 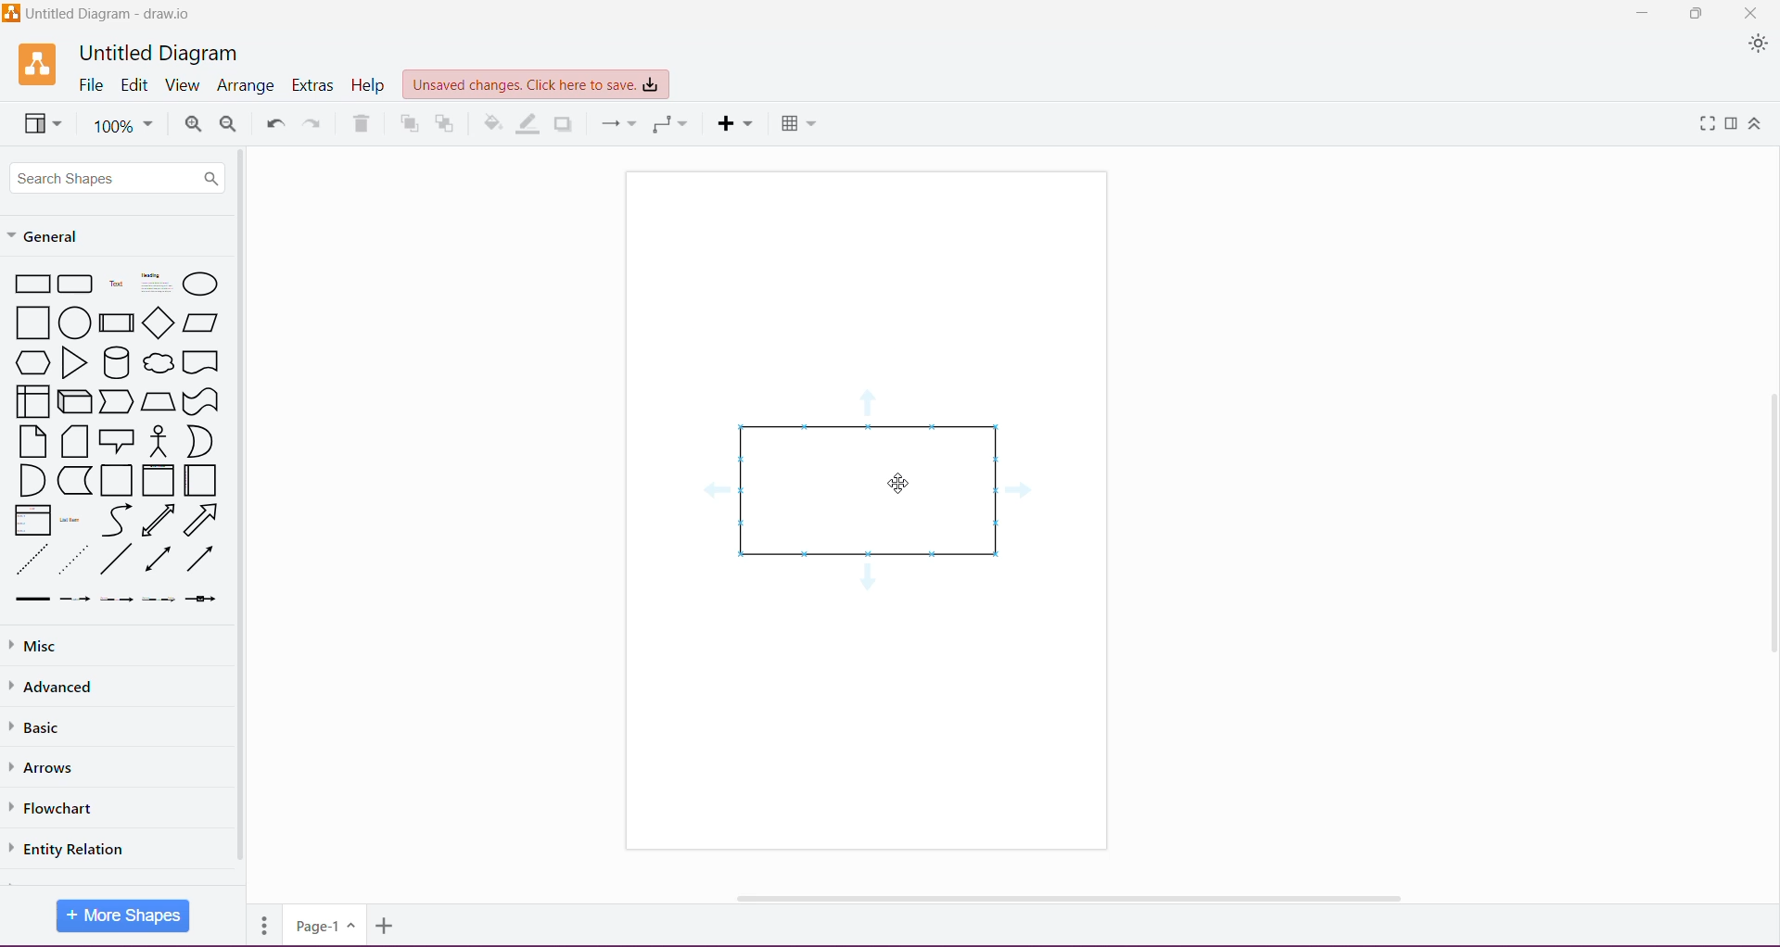 I want to click on Pages, so click(x=265, y=925).